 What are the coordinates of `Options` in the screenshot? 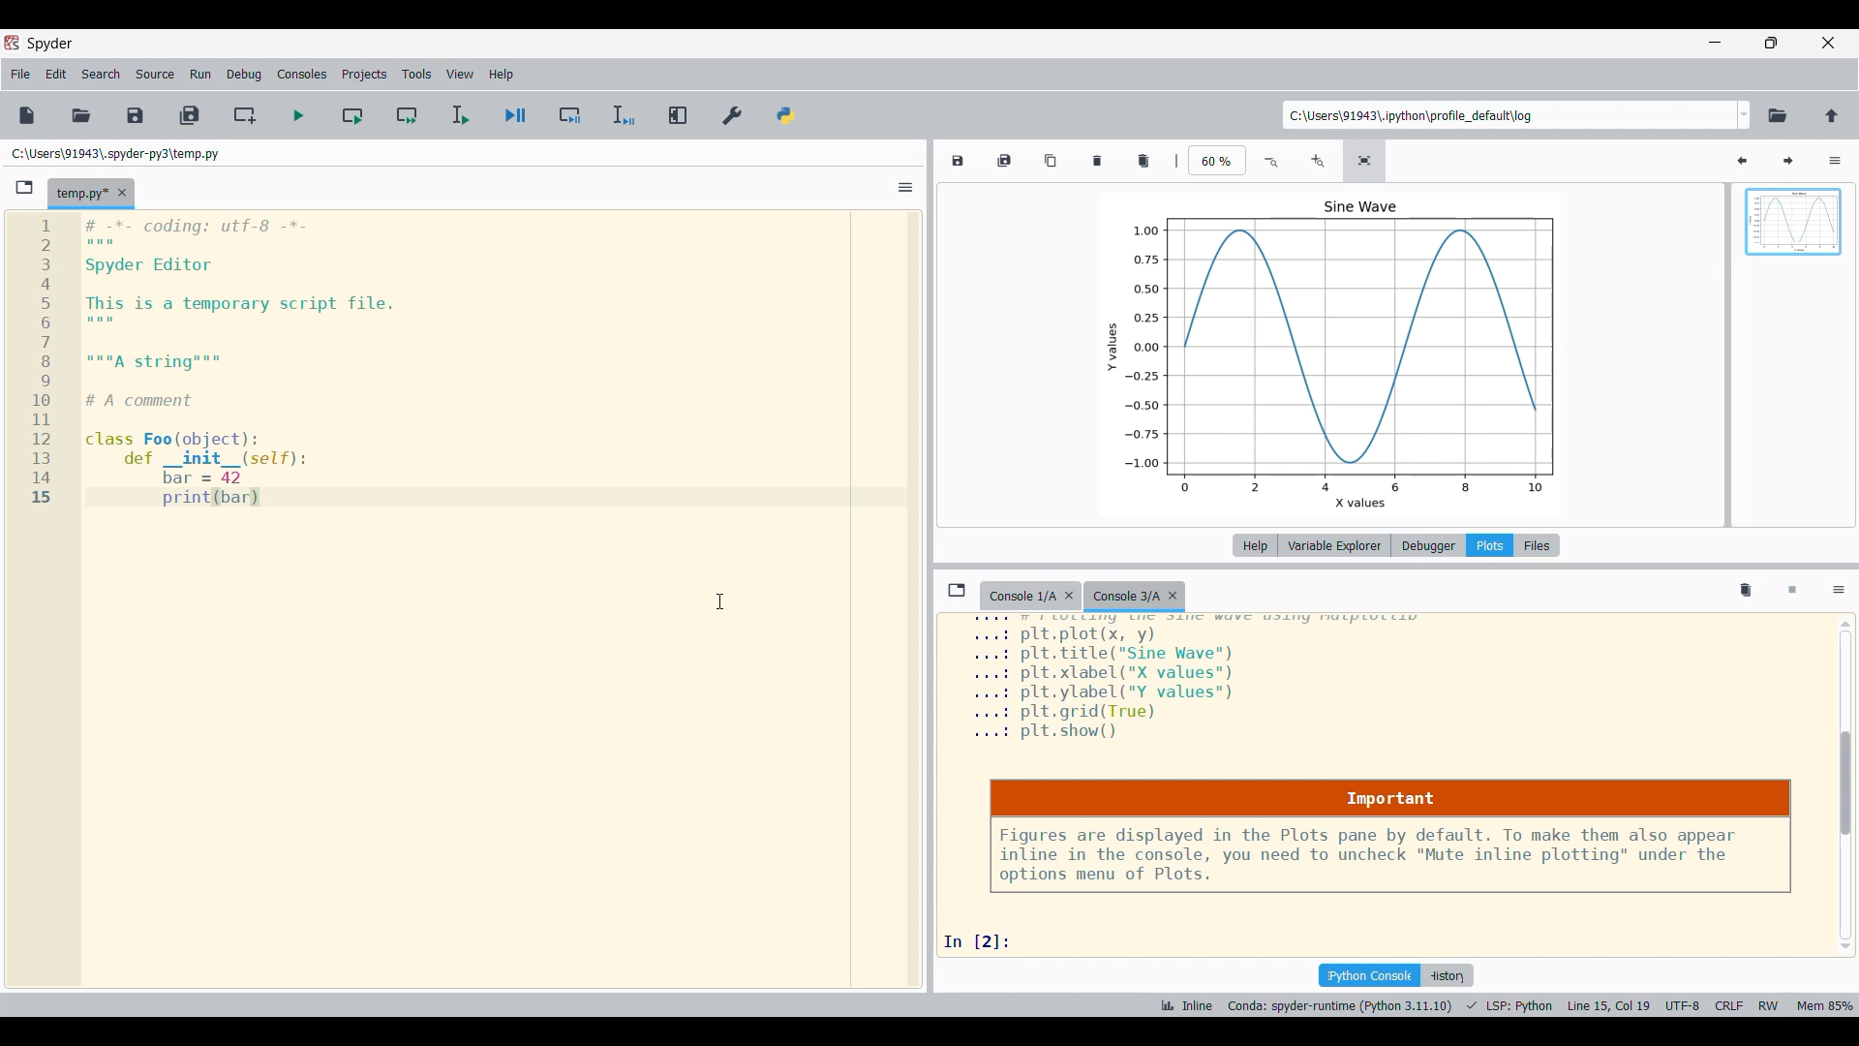 It's located at (906, 187).